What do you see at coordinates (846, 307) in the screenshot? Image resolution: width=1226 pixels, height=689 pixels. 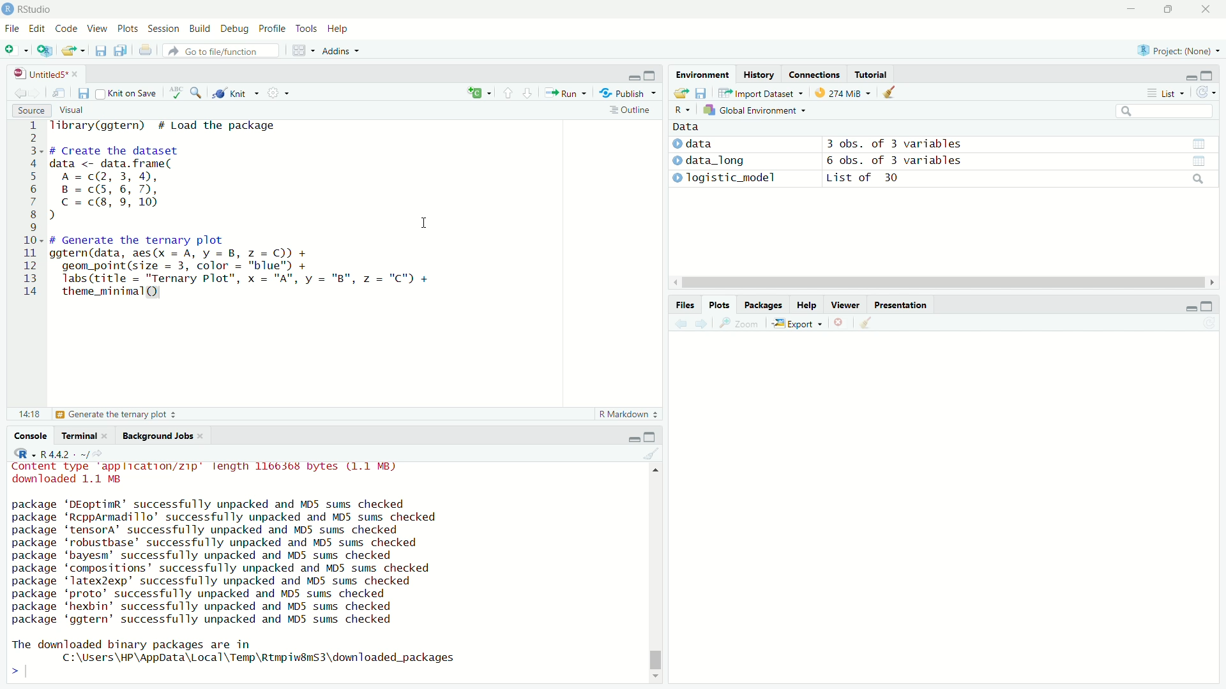 I see `Viewer` at bounding box center [846, 307].